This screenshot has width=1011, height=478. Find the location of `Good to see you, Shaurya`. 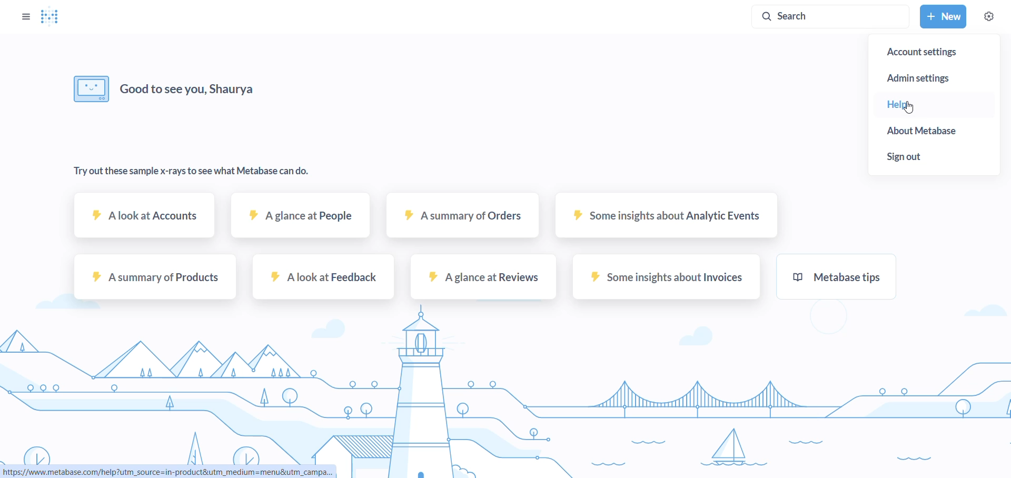

Good to see you, Shaurya is located at coordinates (205, 87).